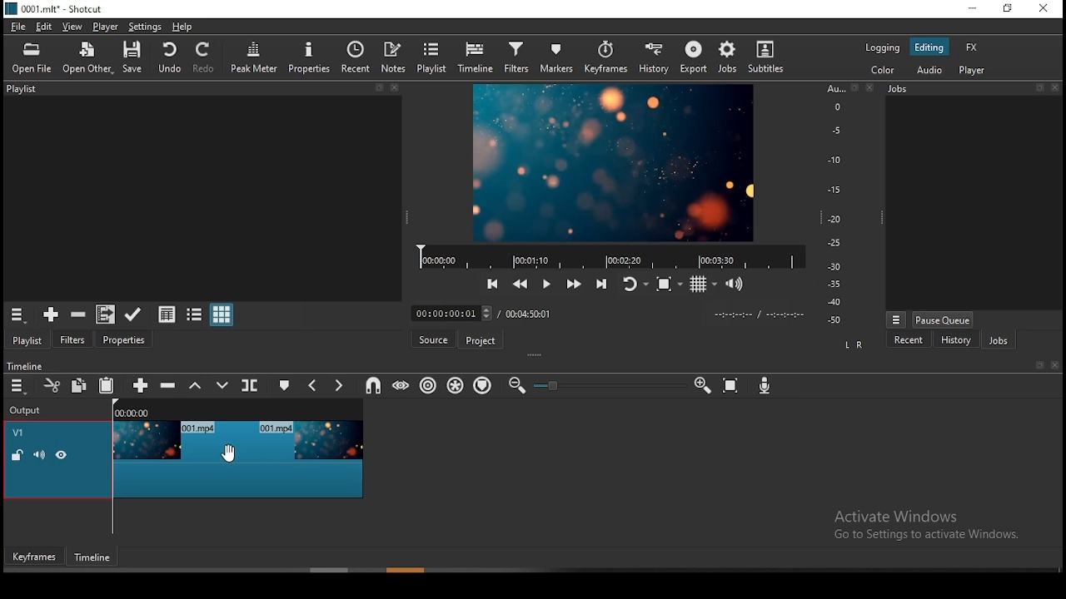  What do you see at coordinates (193, 314) in the screenshot?
I see `view as tiles` at bounding box center [193, 314].